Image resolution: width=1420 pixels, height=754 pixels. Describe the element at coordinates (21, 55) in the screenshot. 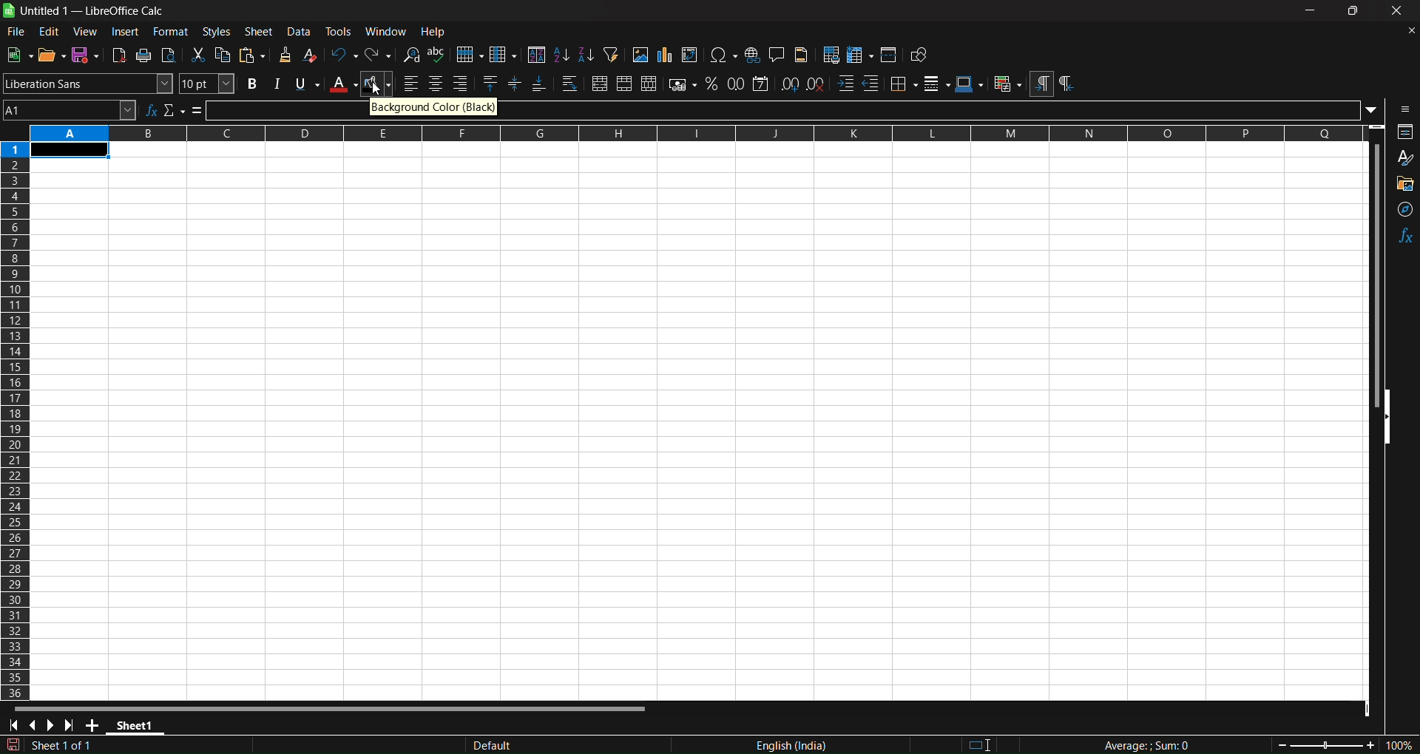

I see `new` at that location.